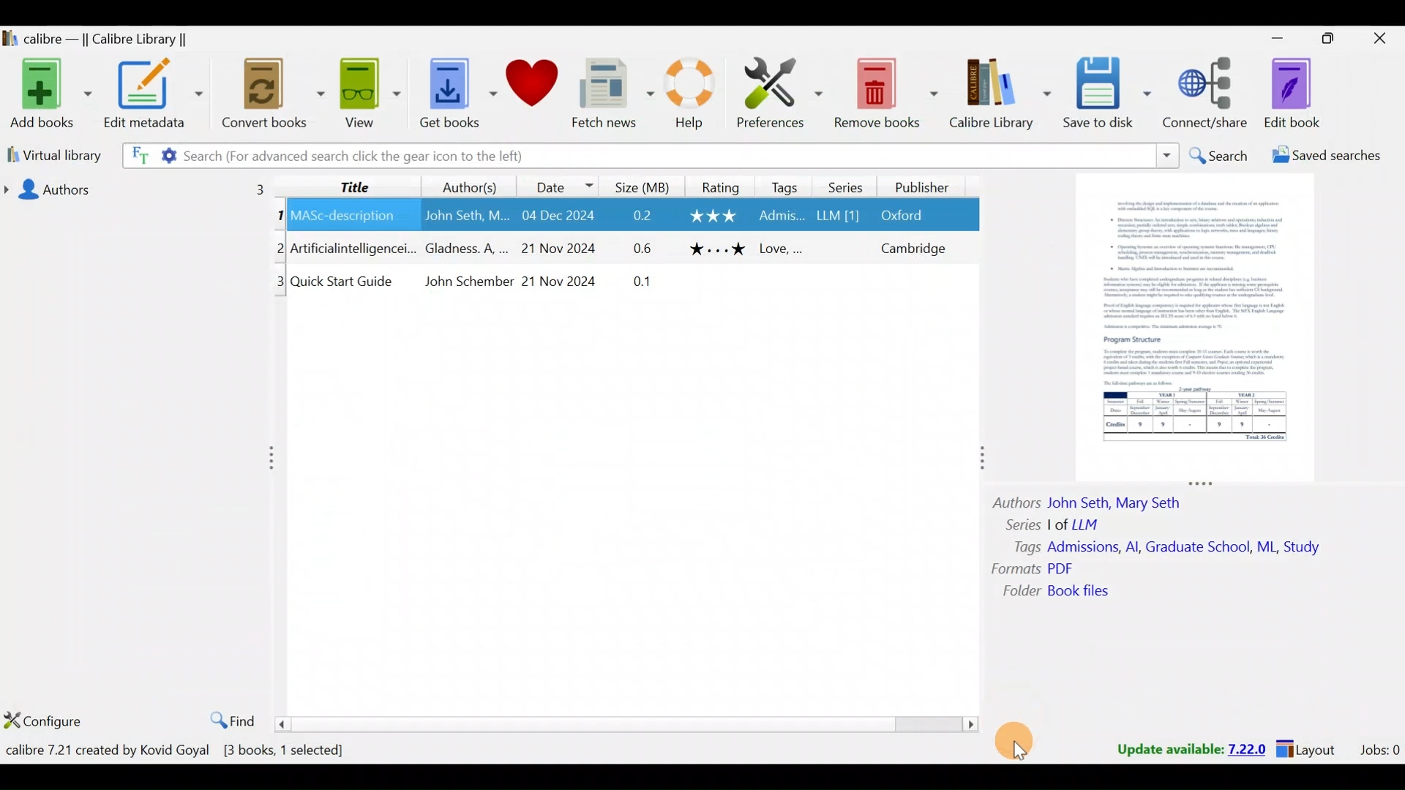  What do you see at coordinates (273, 460) in the screenshot?
I see `` at bounding box center [273, 460].